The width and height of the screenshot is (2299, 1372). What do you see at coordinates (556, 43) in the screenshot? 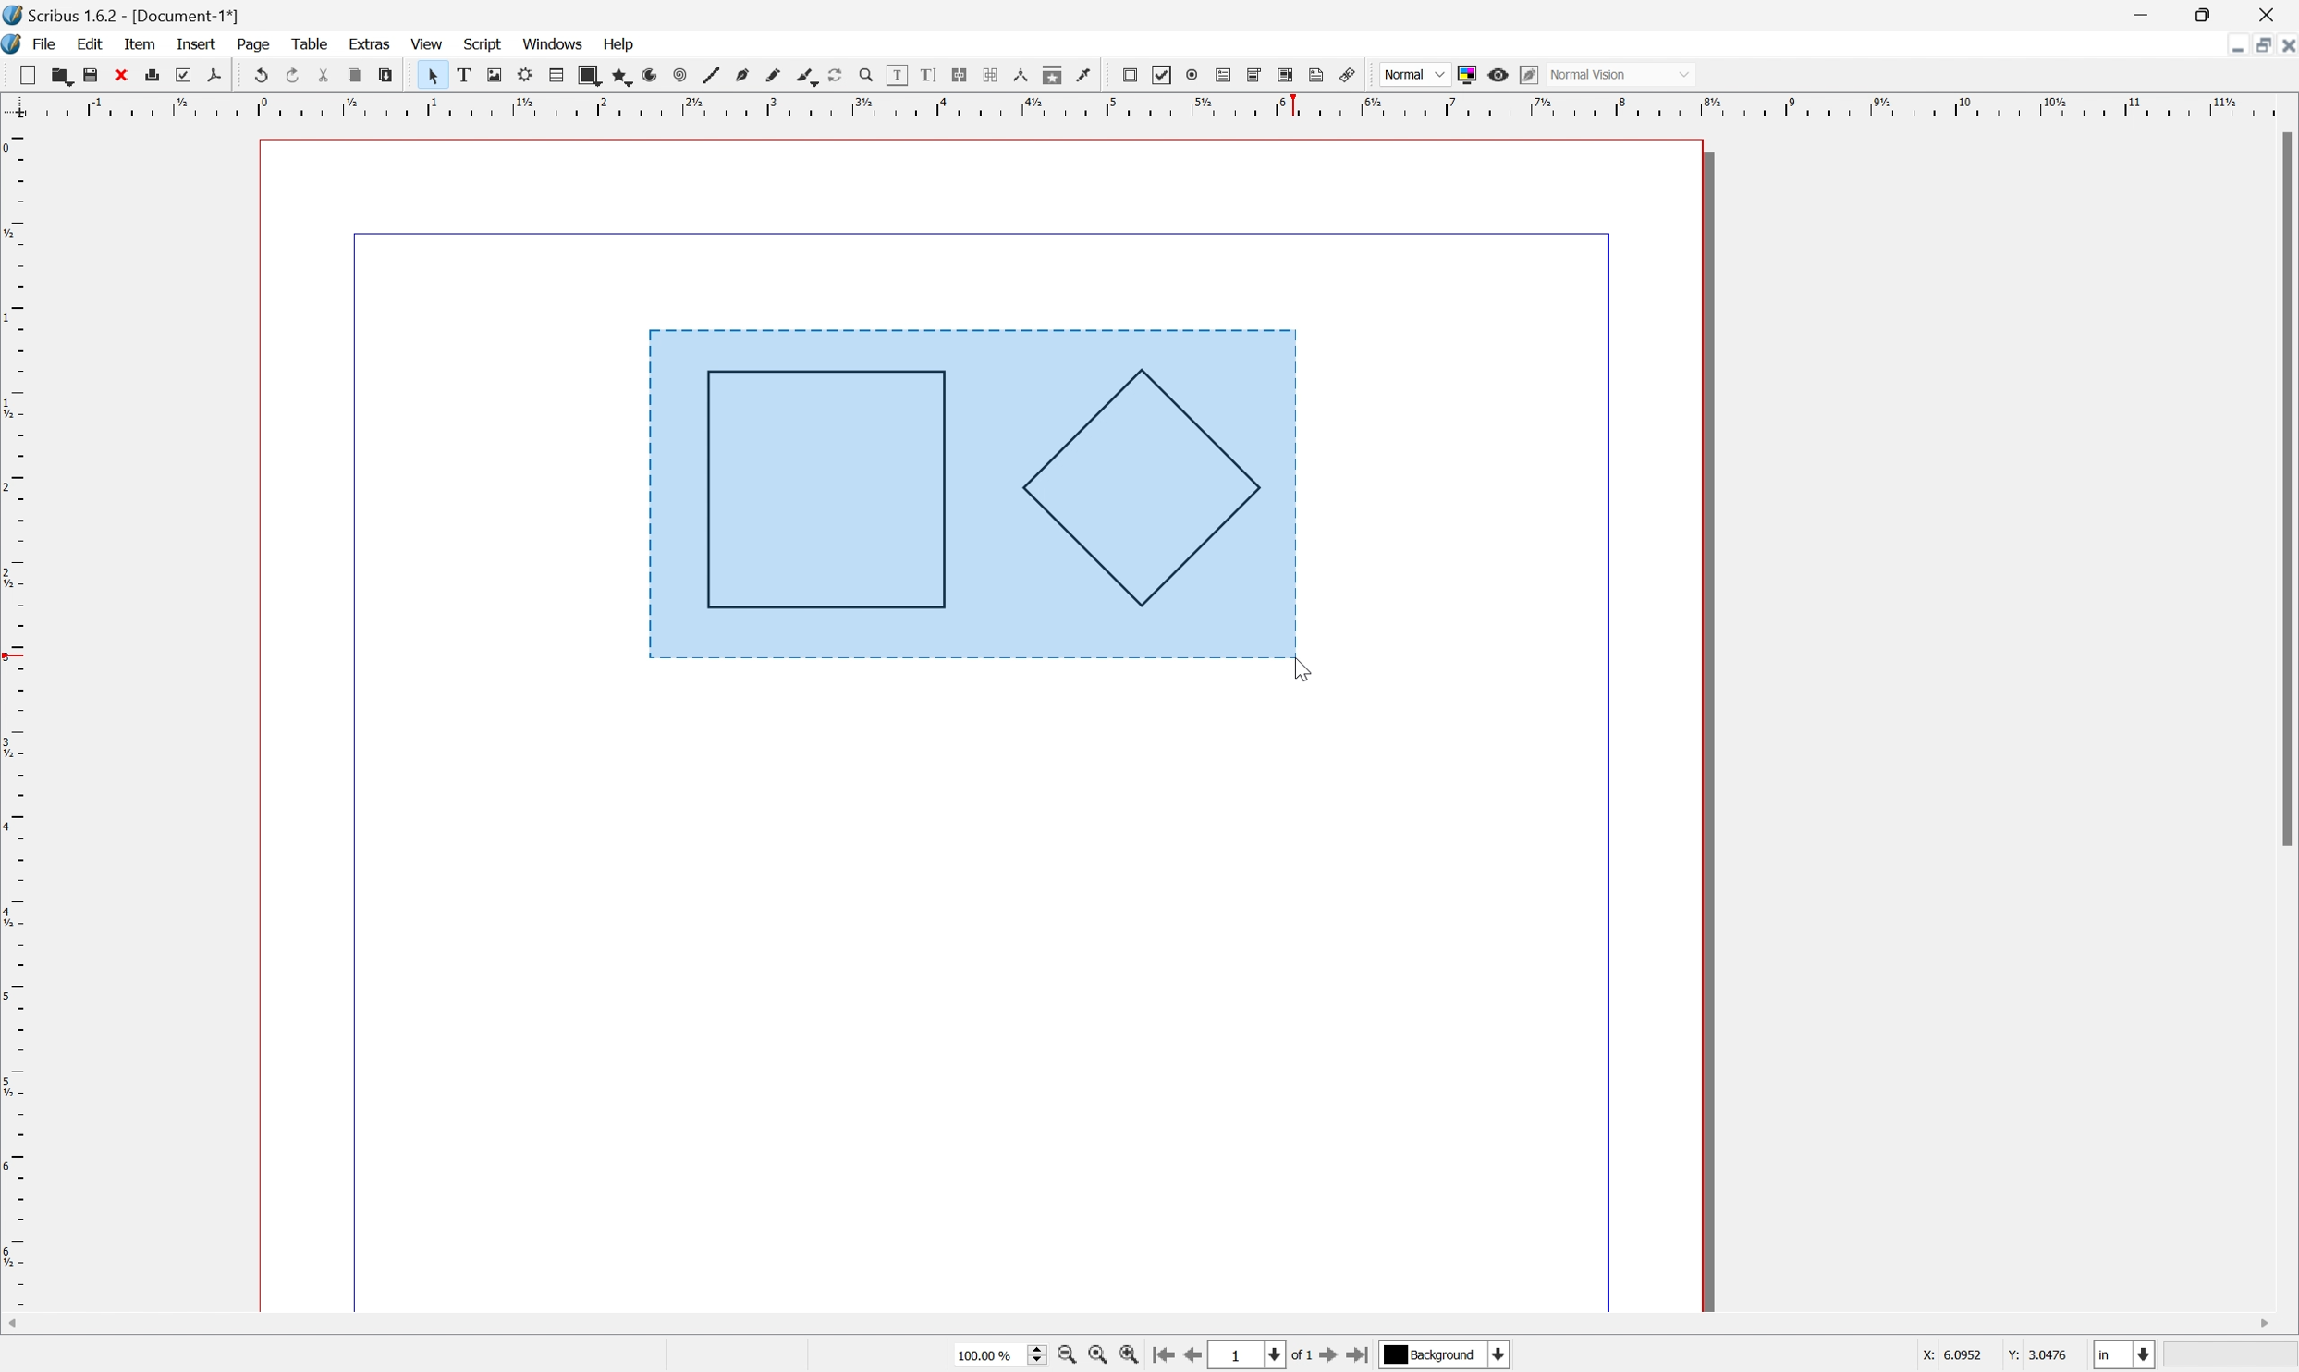
I see `windows` at bounding box center [556, 43].